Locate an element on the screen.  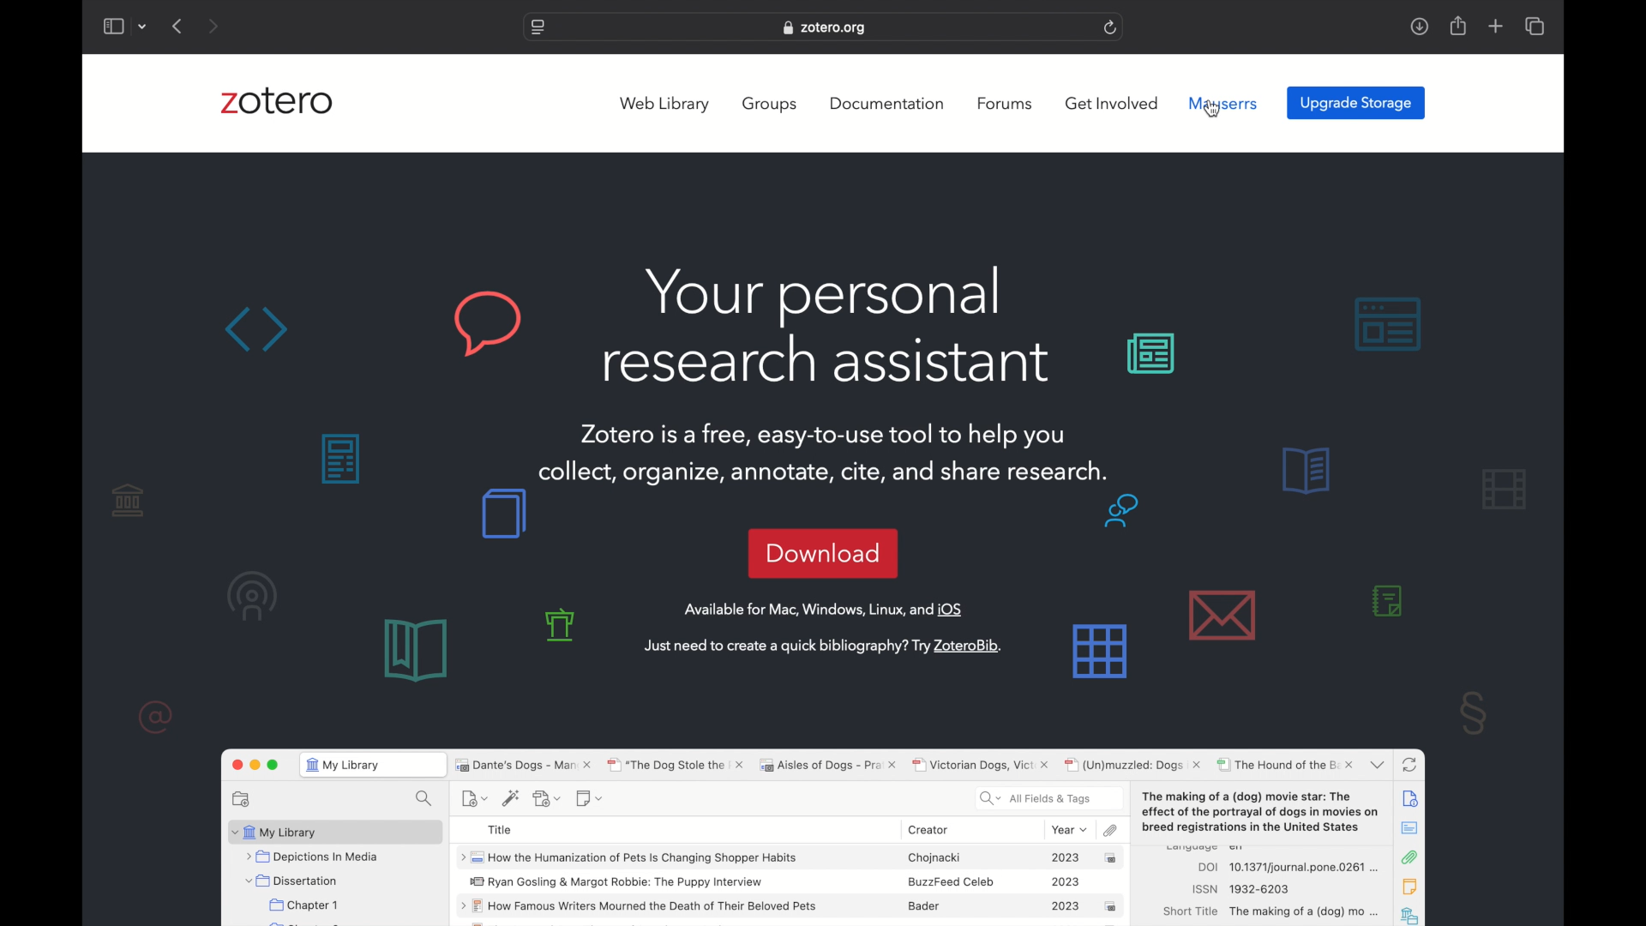
previous is located at coordinates (178, 26).